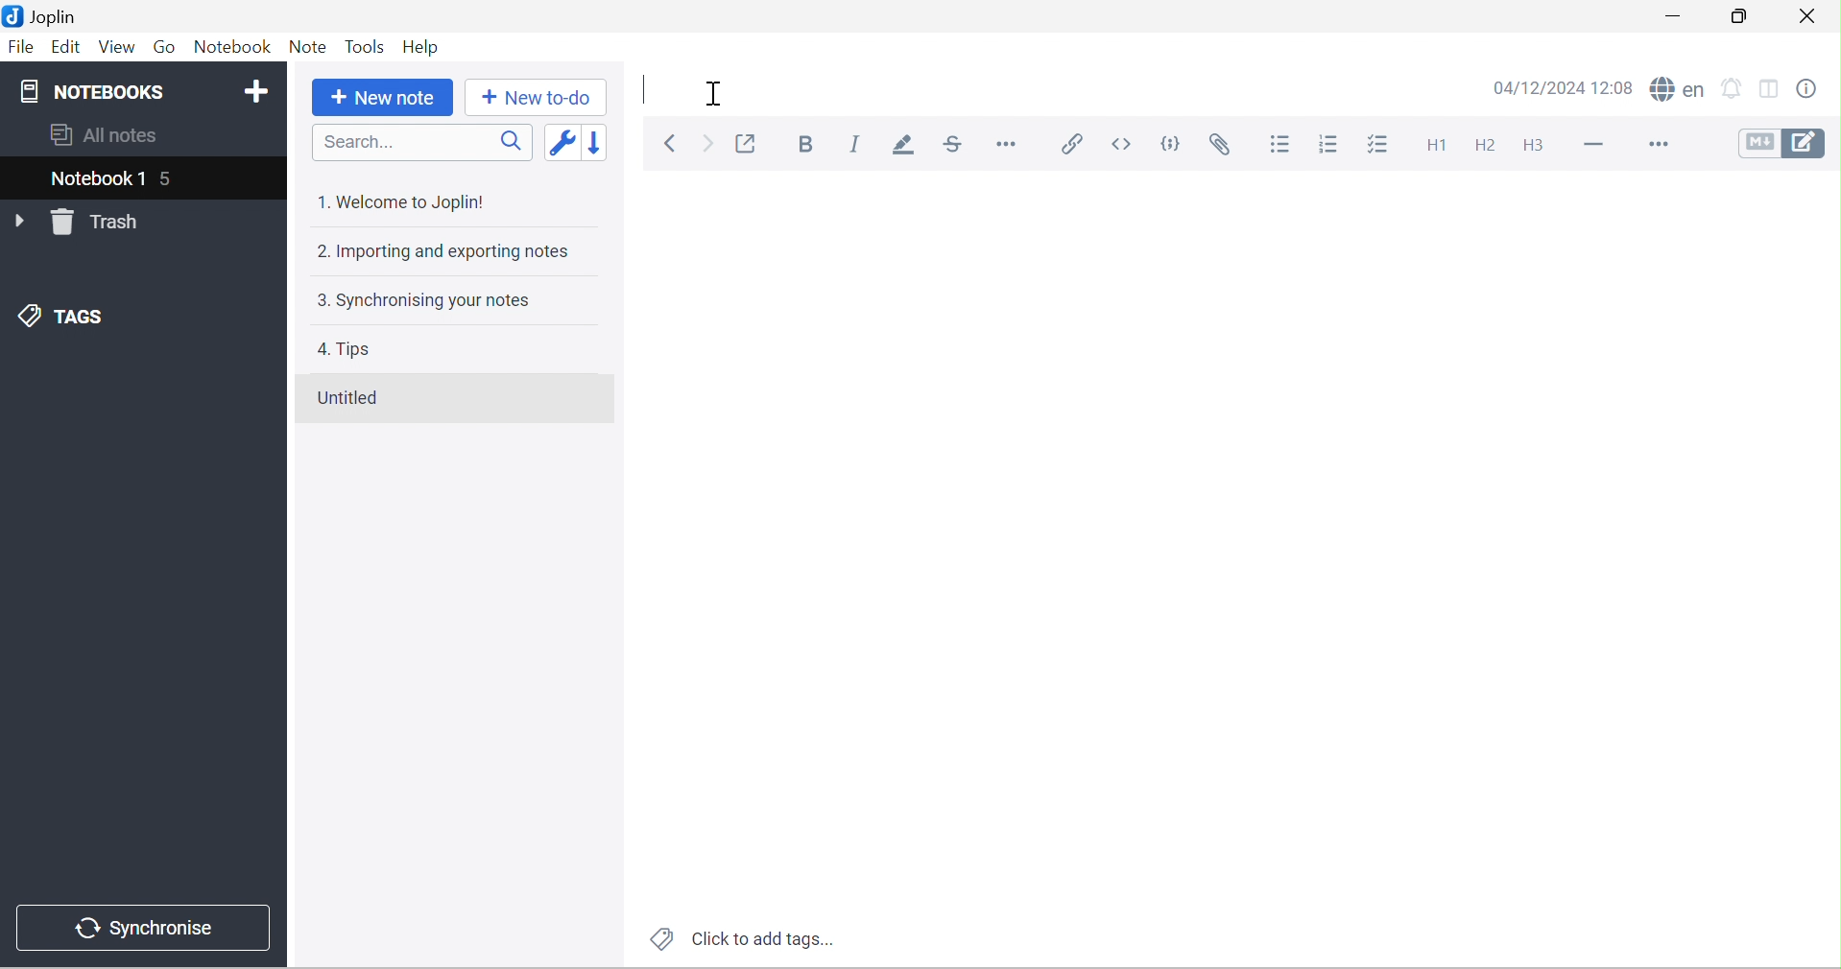 The width and height of the screenshot is (1841, 969). What do you see at coordinates (259, 93) in the screenshot?
I see `Add notebook` at bounding box center [259, 93].